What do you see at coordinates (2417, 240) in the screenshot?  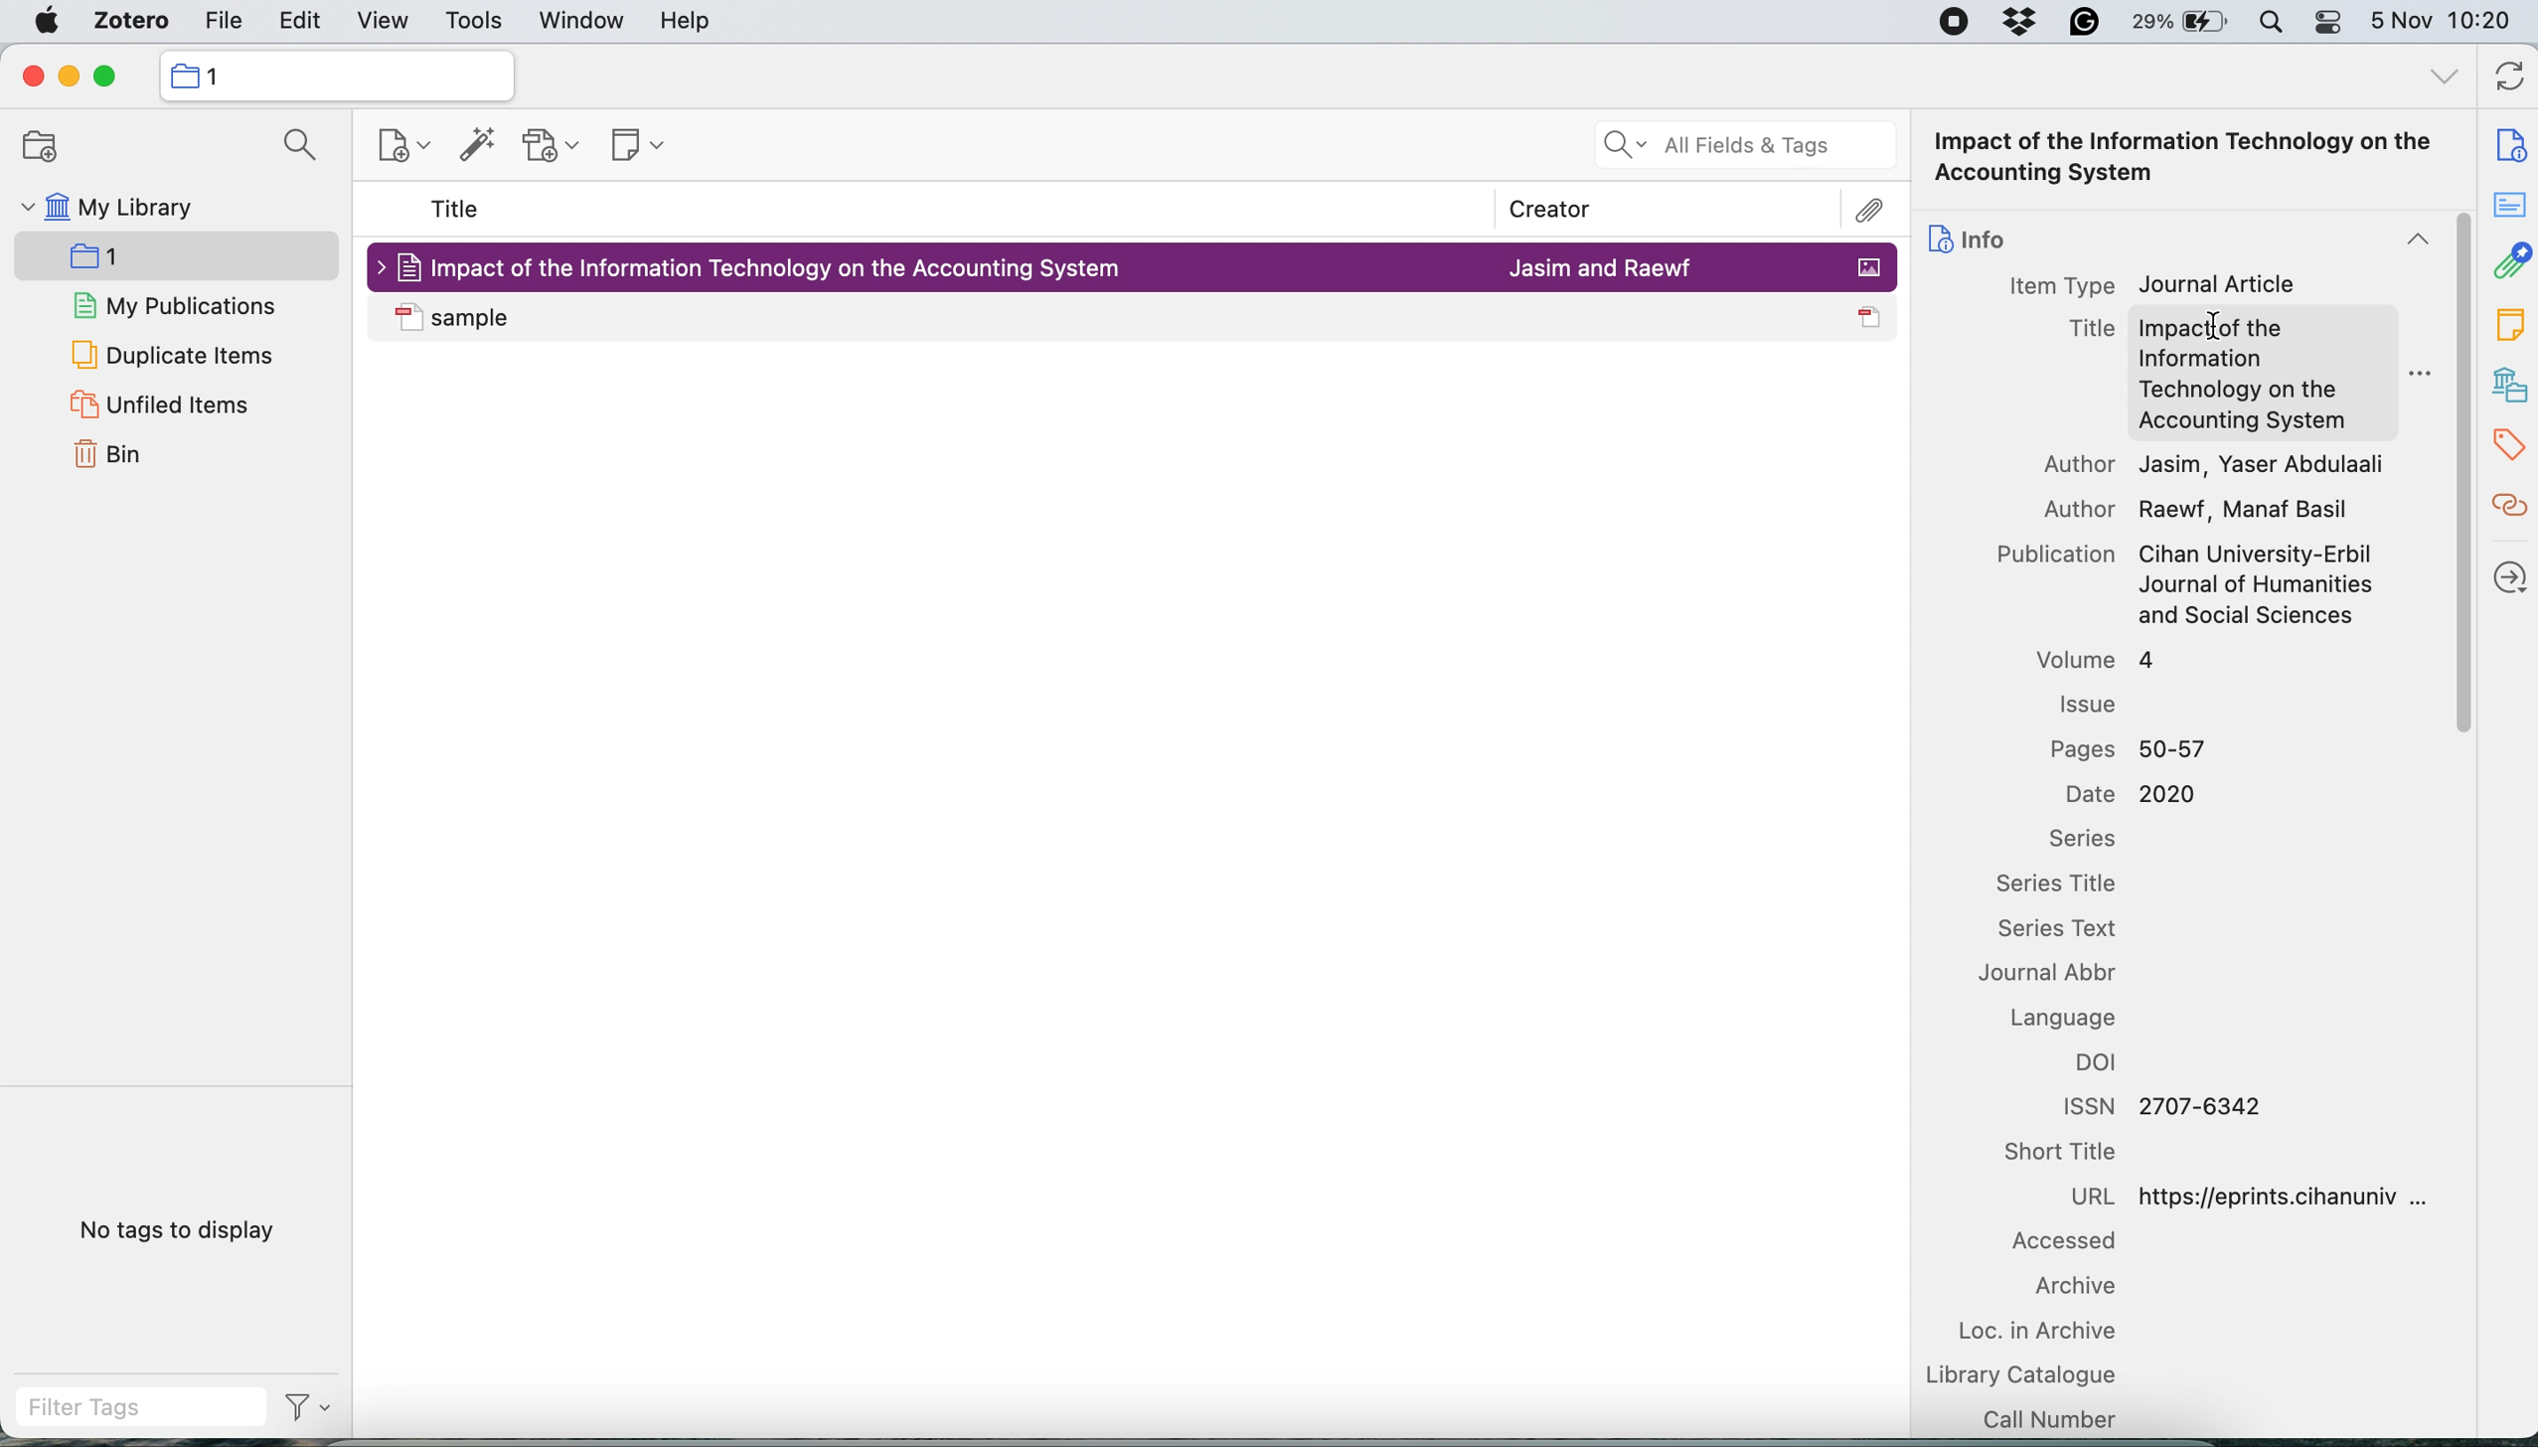 I see `collapse` at bounding box center [2417, 240].